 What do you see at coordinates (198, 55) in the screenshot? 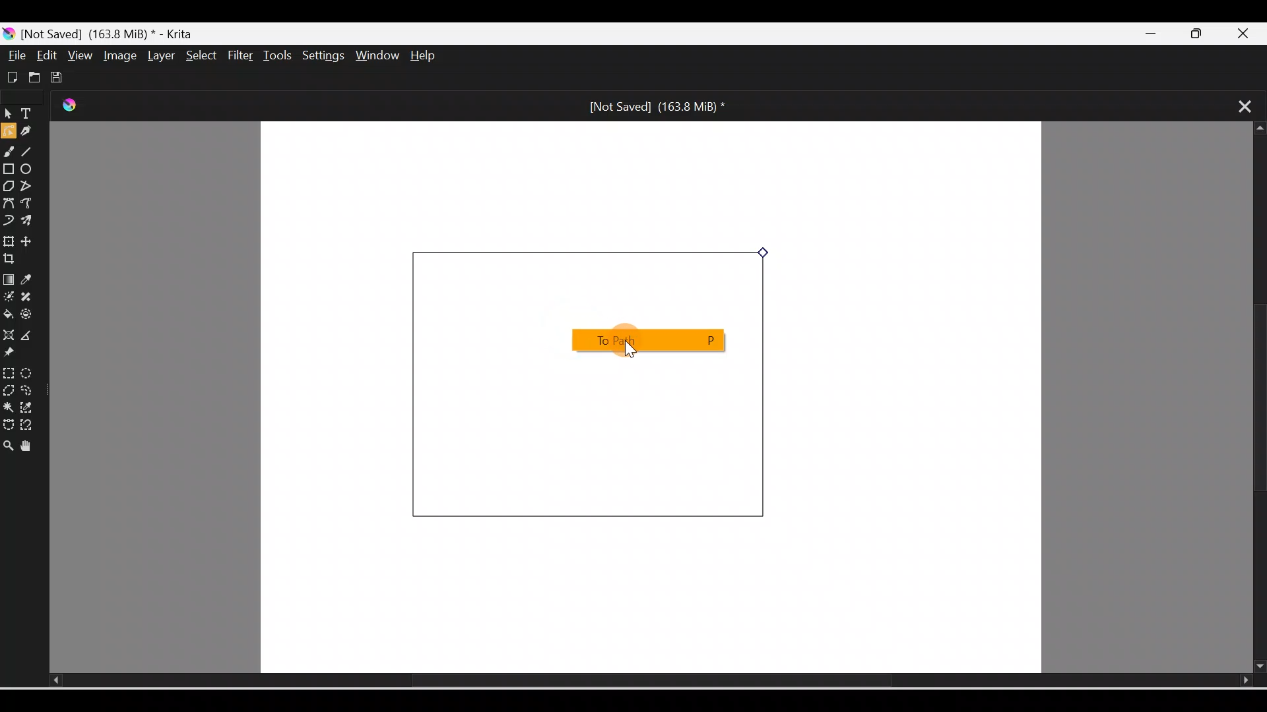
I see `Select` at bounding box center [198, 55].